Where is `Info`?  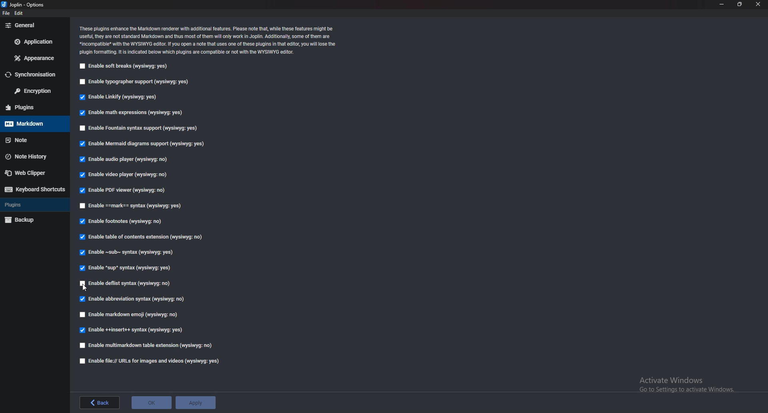 Info is located at coordinates (208, 40).